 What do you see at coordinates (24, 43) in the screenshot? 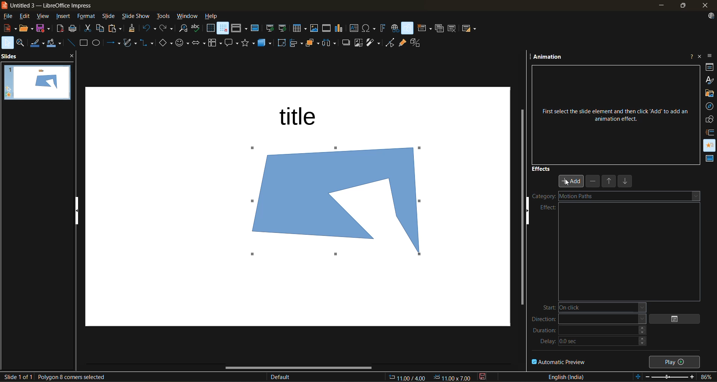
I see `zoom and pan` at bounding box center [24, 43].